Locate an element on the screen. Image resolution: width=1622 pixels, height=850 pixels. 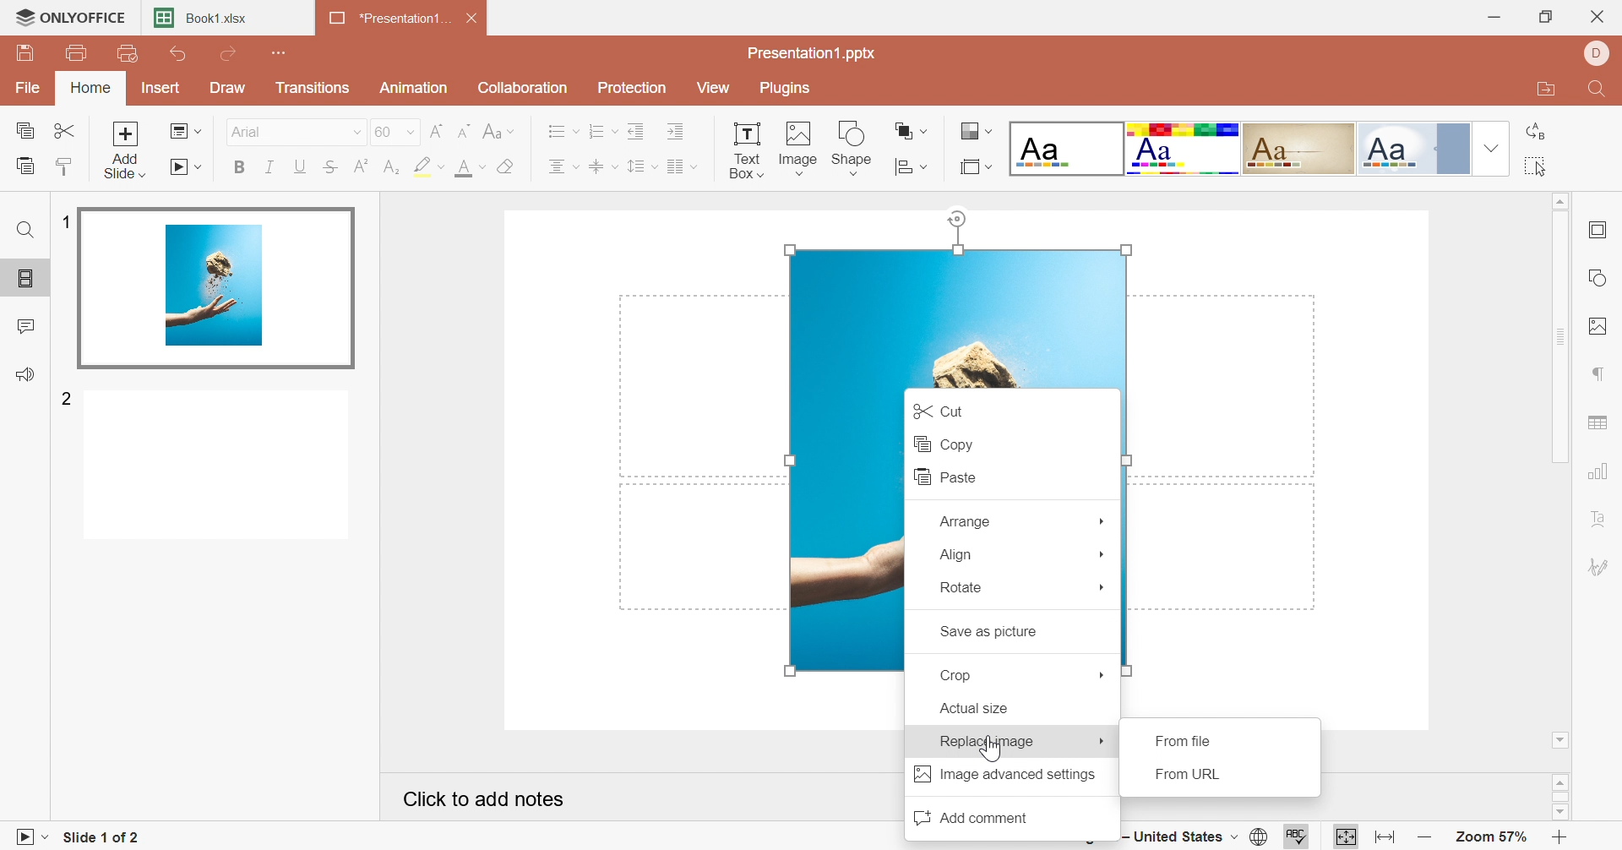
Font is located at coordinates (248, 130).